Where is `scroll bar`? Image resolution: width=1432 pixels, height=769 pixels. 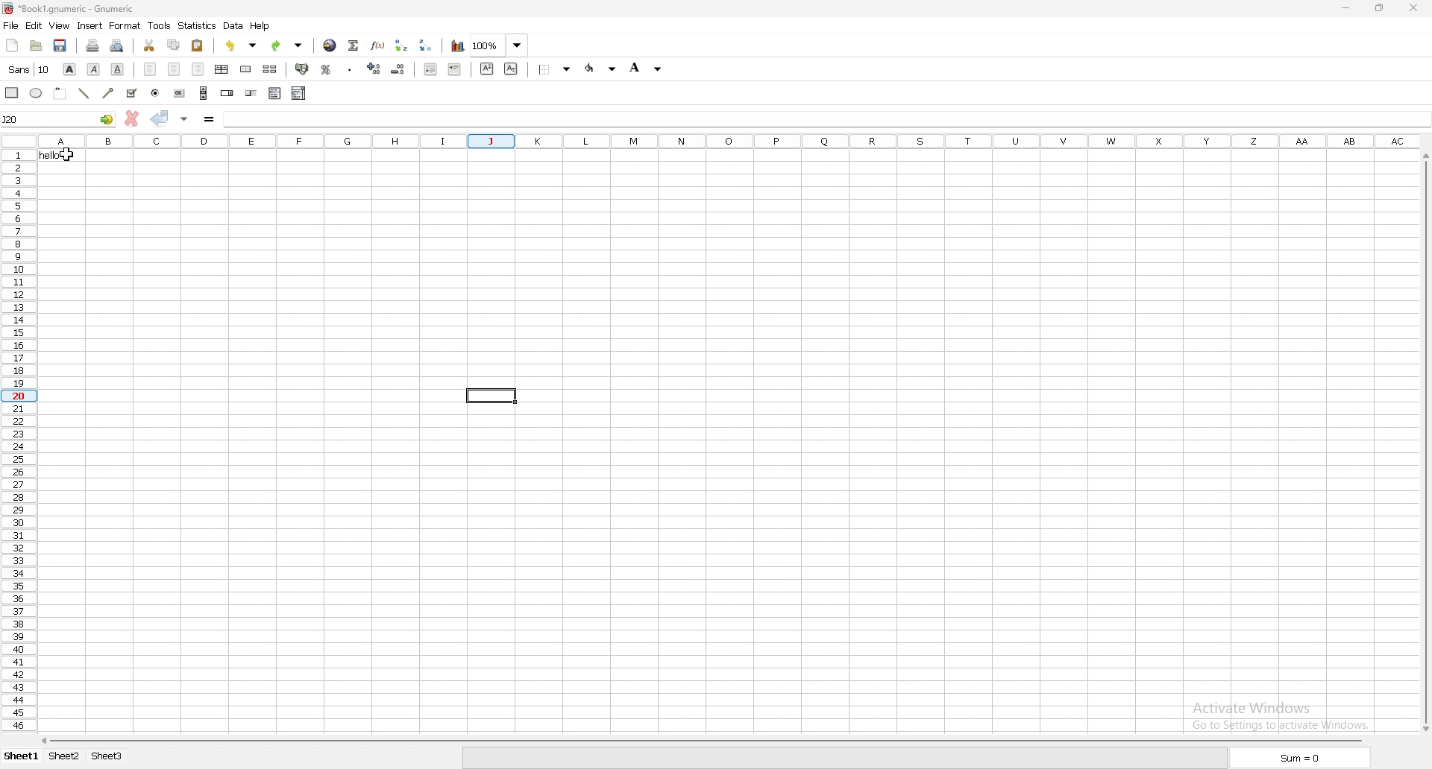
scroll bar is located at coordinates (703, 739).